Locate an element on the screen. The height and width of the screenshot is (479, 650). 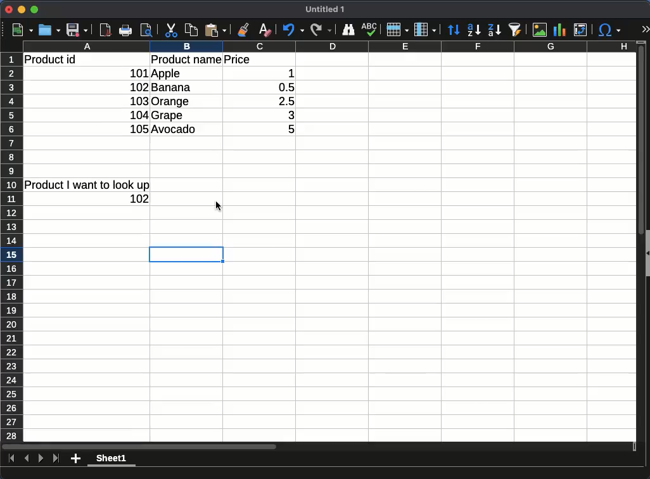
apple is located at coordinates (167, 73).